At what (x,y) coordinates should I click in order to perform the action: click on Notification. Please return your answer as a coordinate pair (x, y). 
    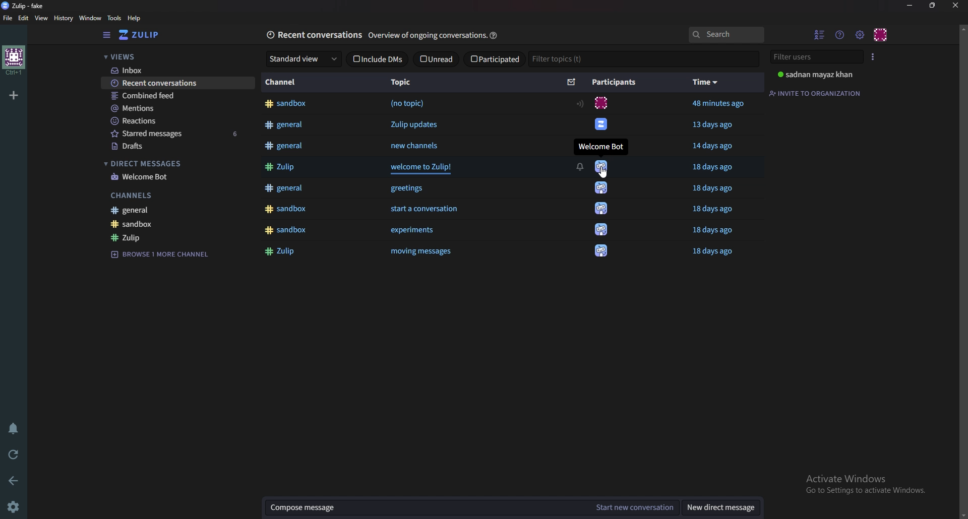
    Looking at the image, I should click on (579, 166).